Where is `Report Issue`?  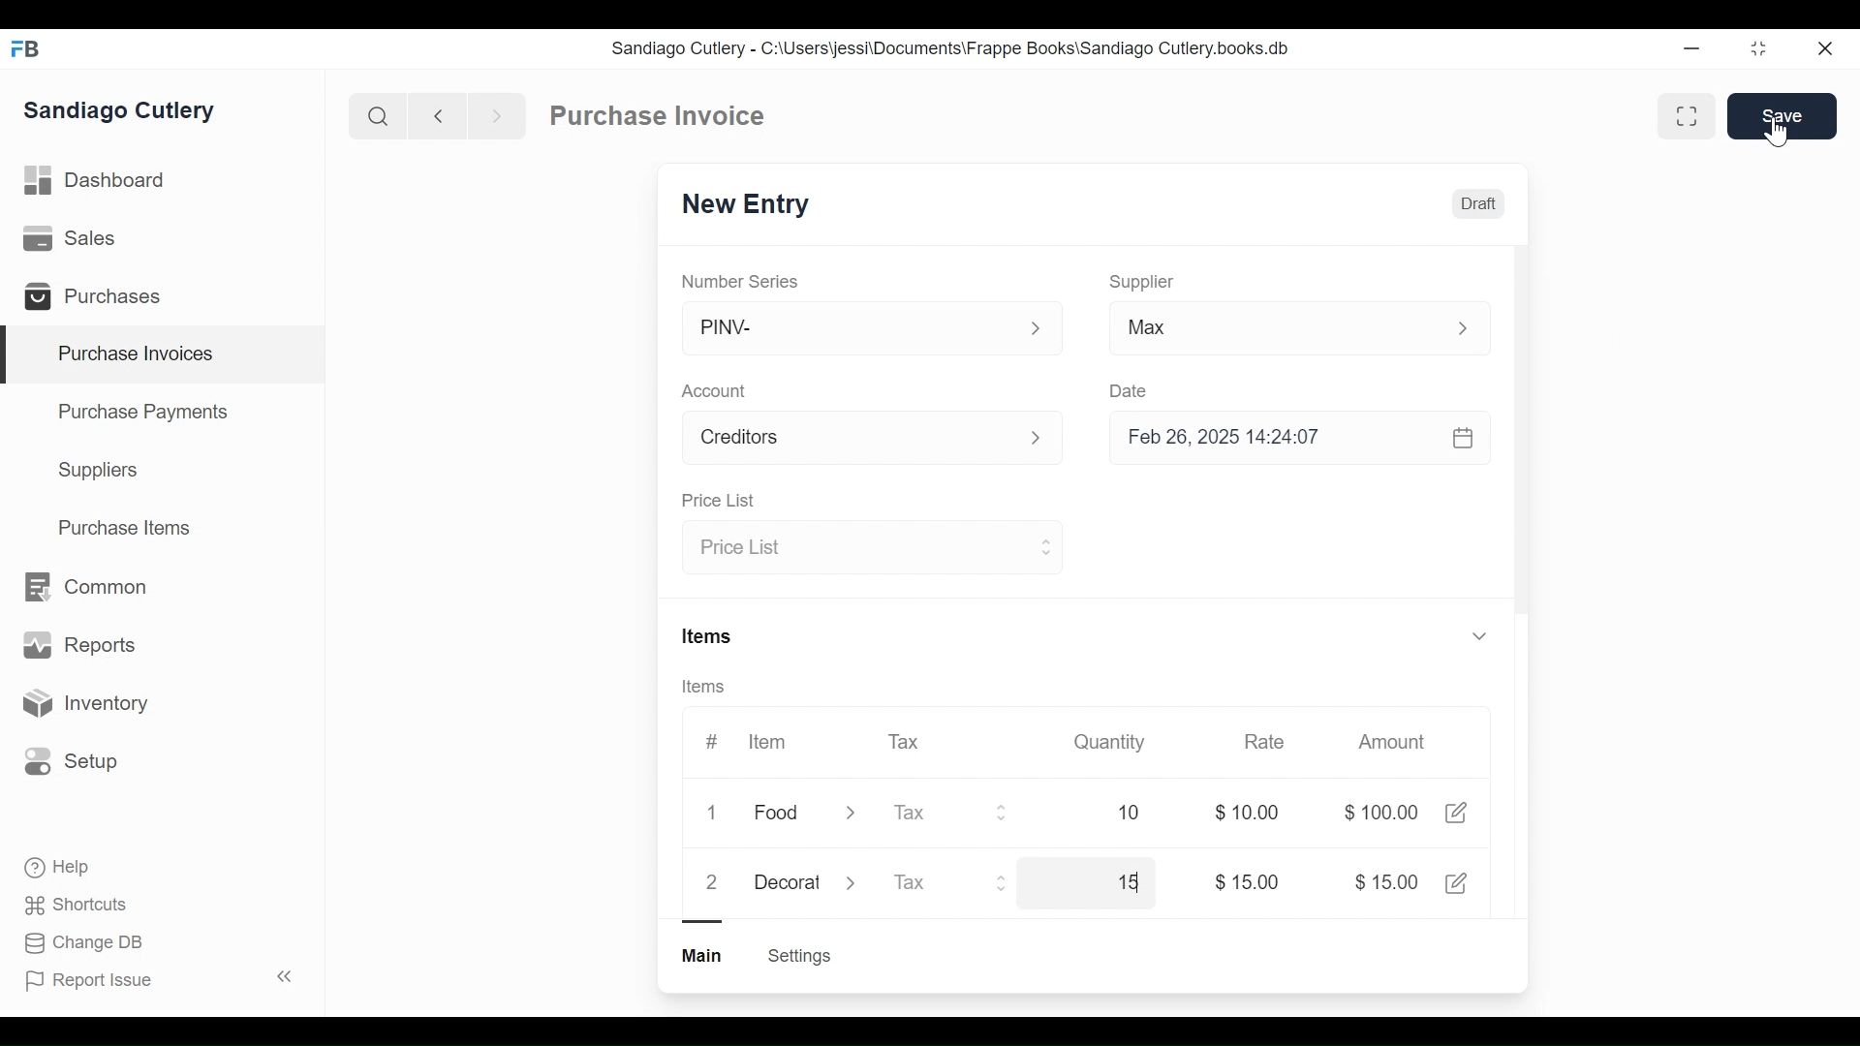
Report Issue is located at coordinates (158, 979).